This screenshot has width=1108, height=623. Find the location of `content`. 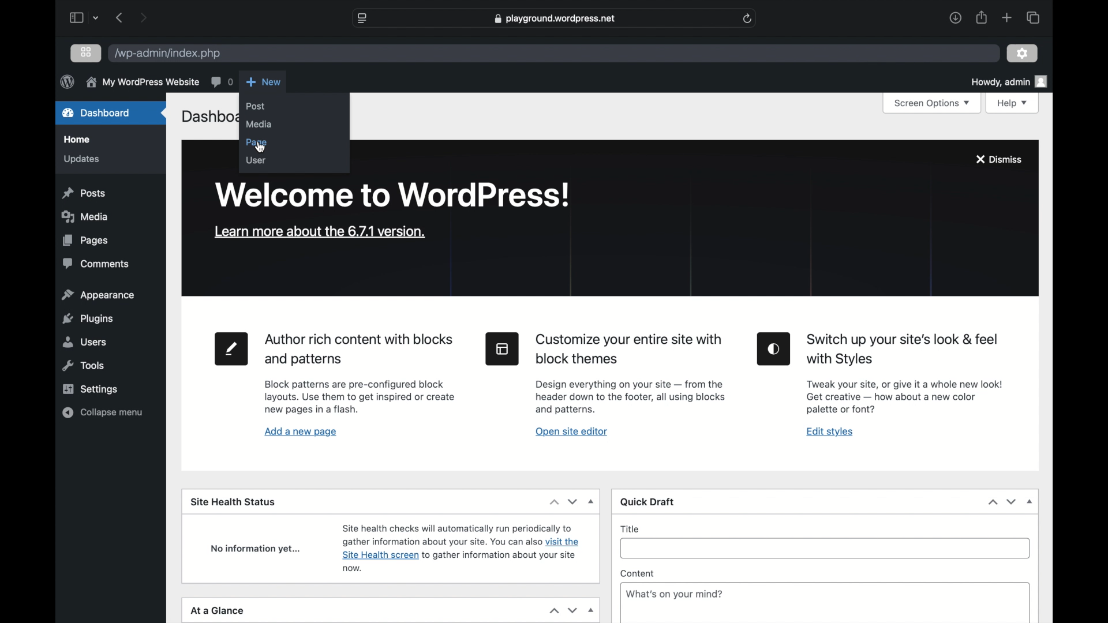

content is located at coordinates (638, 573).